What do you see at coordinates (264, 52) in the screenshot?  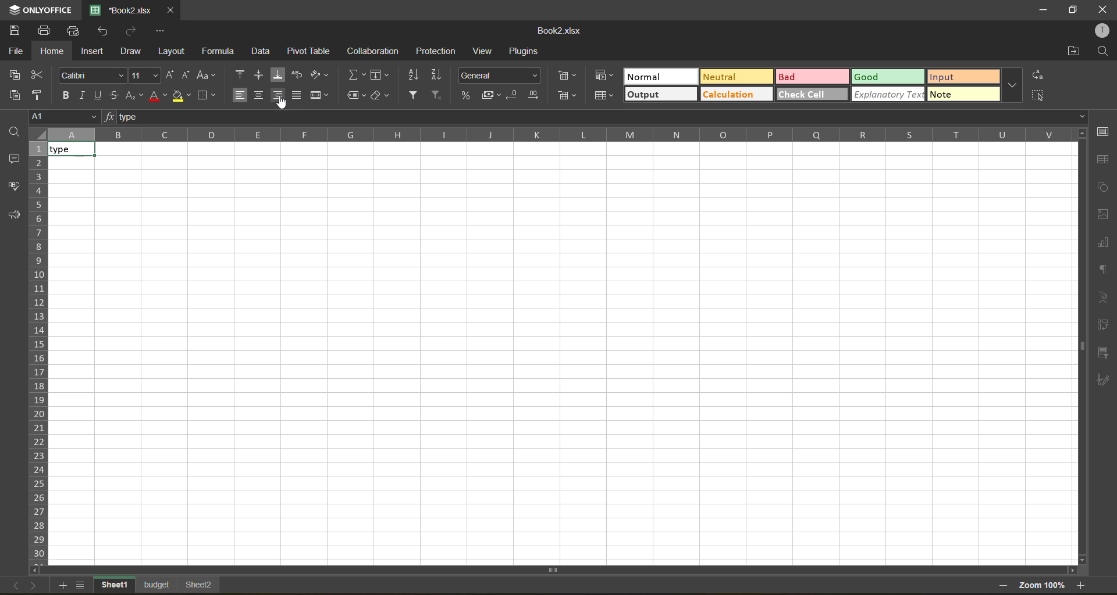 I see `data` at bounding box center [264, 52].